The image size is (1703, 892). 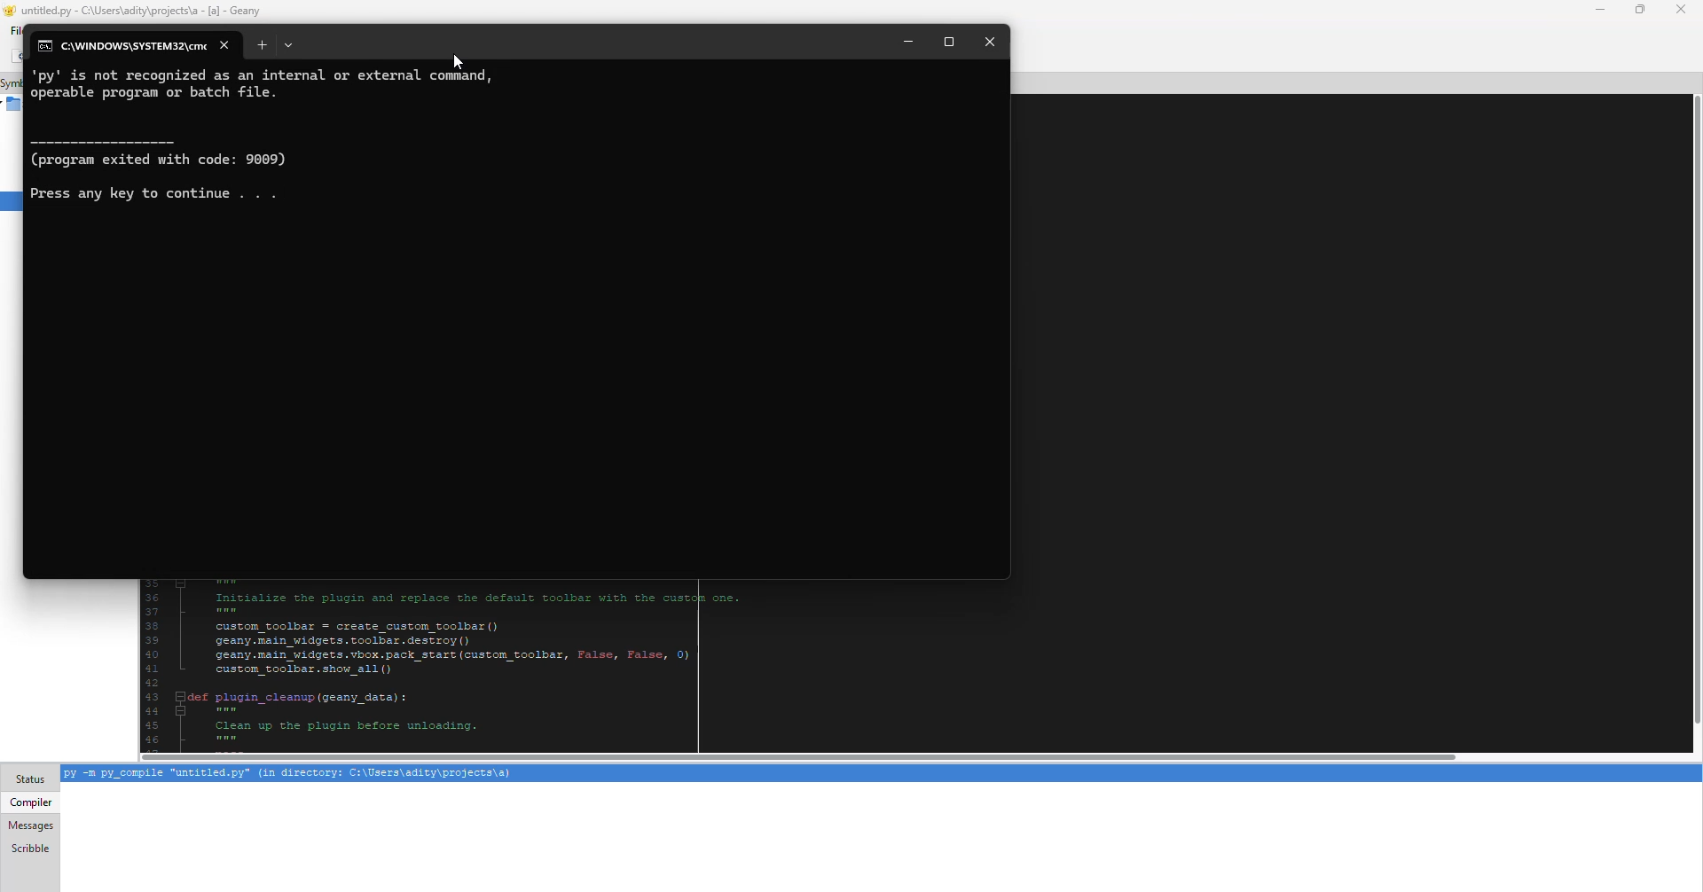 What do you see at coordinates (992, 43) in the screenshot?
I see `close` at bounding box center [992, 43].